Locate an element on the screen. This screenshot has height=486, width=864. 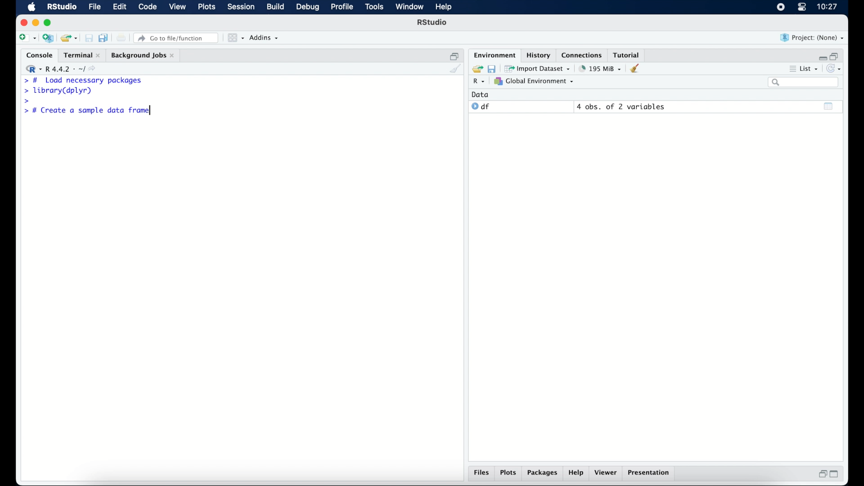
search bar is located at coordinates (803, 83).